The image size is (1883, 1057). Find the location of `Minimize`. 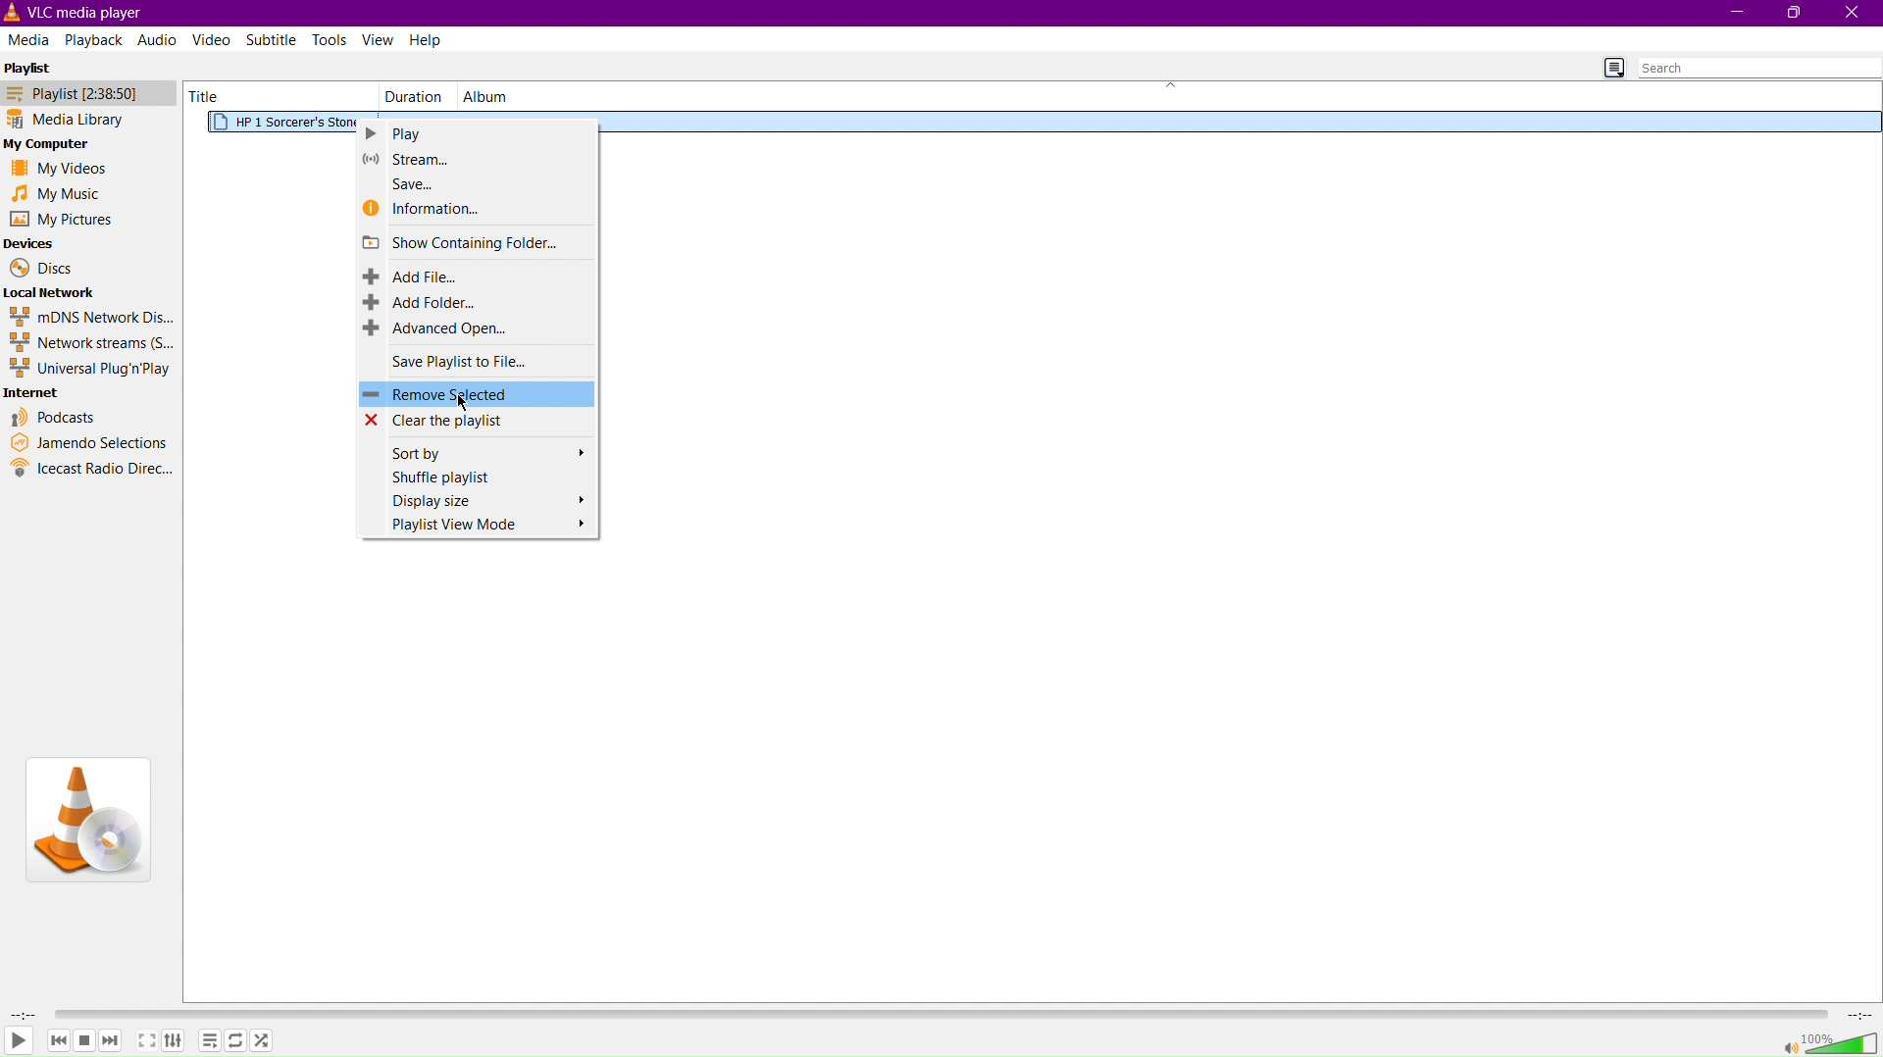

Minimize is located at coordinates (1734, 13).